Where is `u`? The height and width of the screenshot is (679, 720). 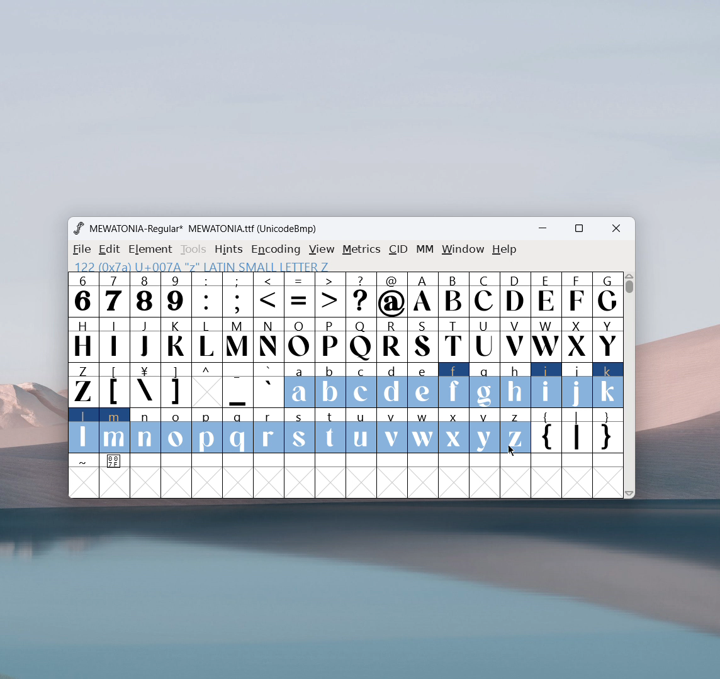
u is located at coordinates (361, 431).